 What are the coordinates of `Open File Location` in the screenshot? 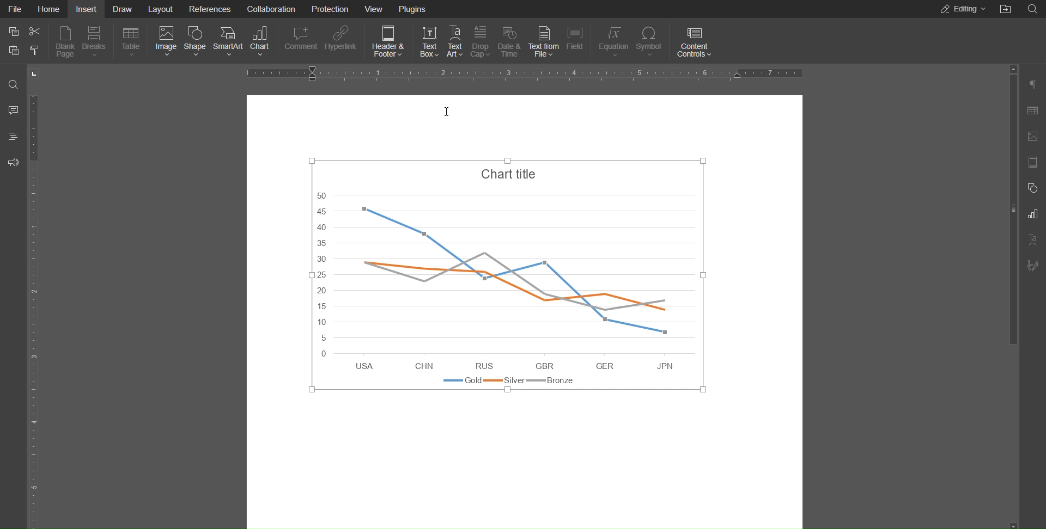 It's located at (1004, 9).